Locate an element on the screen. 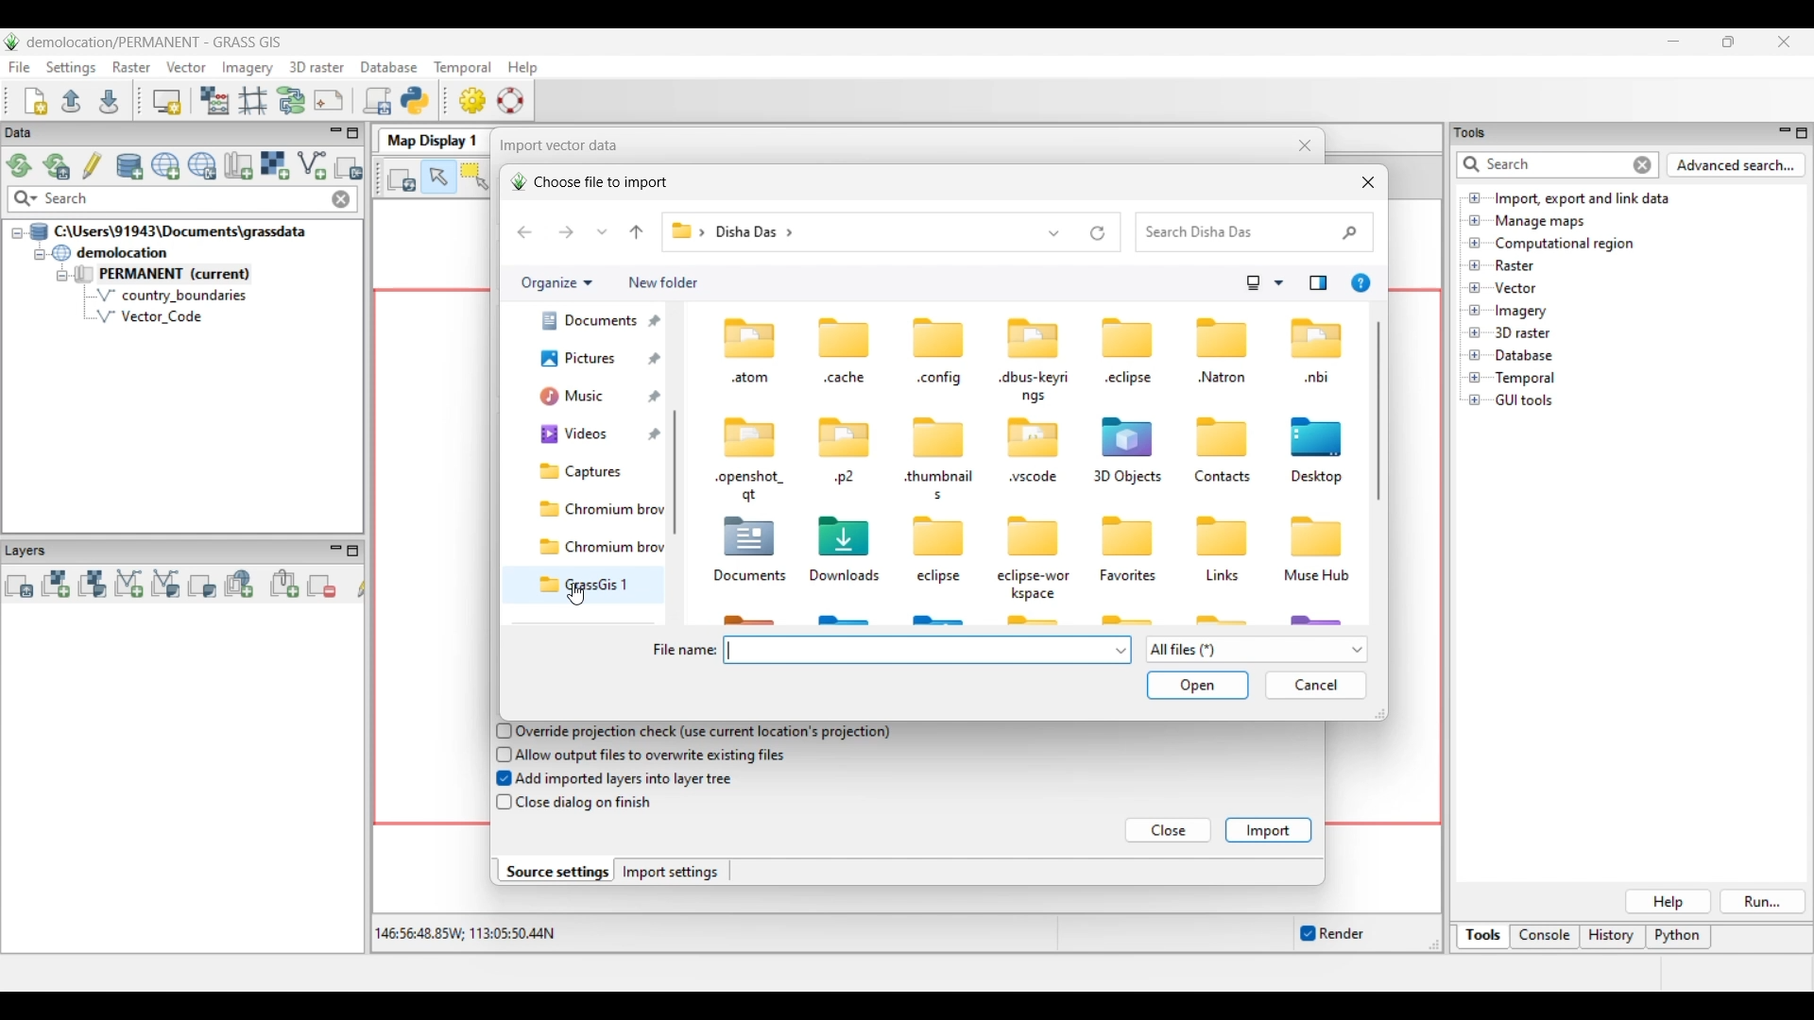 The image size is (1814, 1020). Click to open Temporal is located at coordinates (1475, 378).